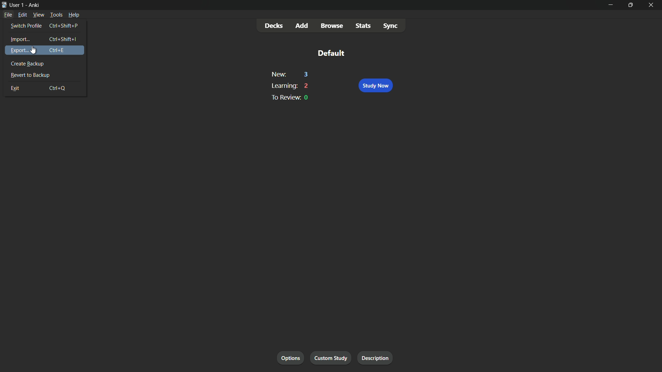  I want to click on learning, so click(283, 86).